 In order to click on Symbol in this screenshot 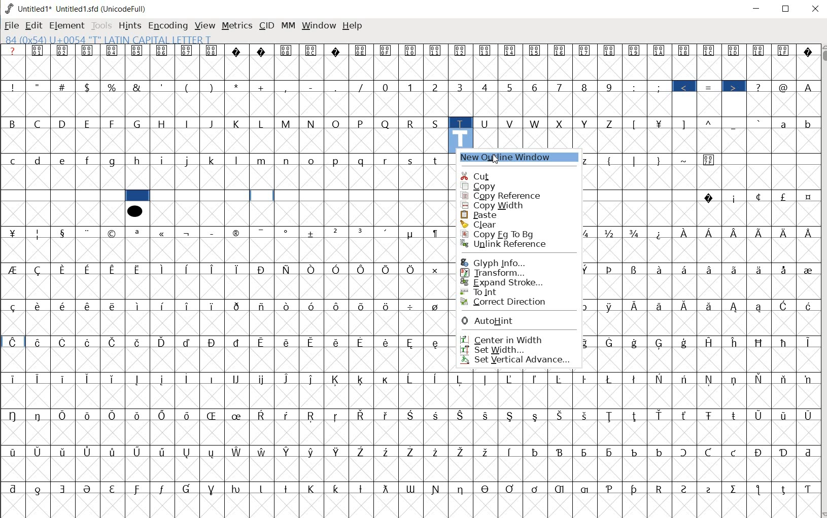, I will do `click(14, 415)`.